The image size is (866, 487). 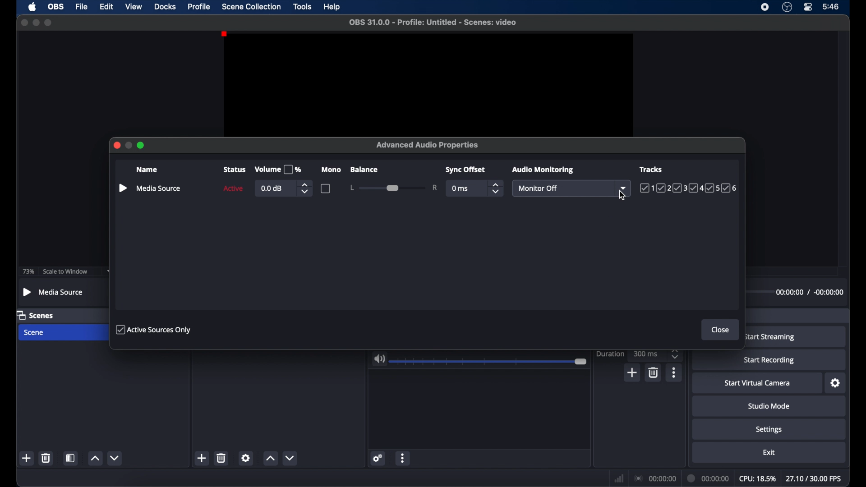 What do you see at coordinates (379, 359) in the screenshot?
I see `volume` at bounding box center [379, 359].